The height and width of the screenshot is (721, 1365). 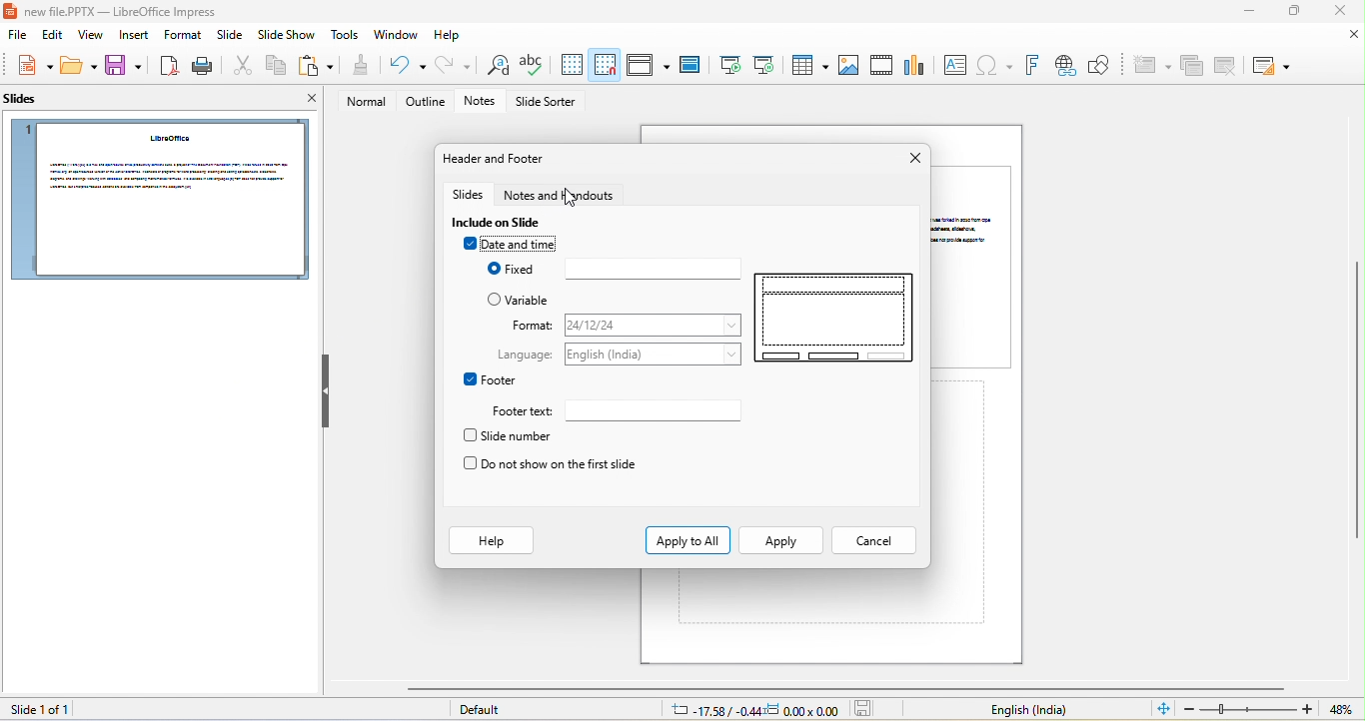 I want to click on start from first slide, so click(x=728, y=65).